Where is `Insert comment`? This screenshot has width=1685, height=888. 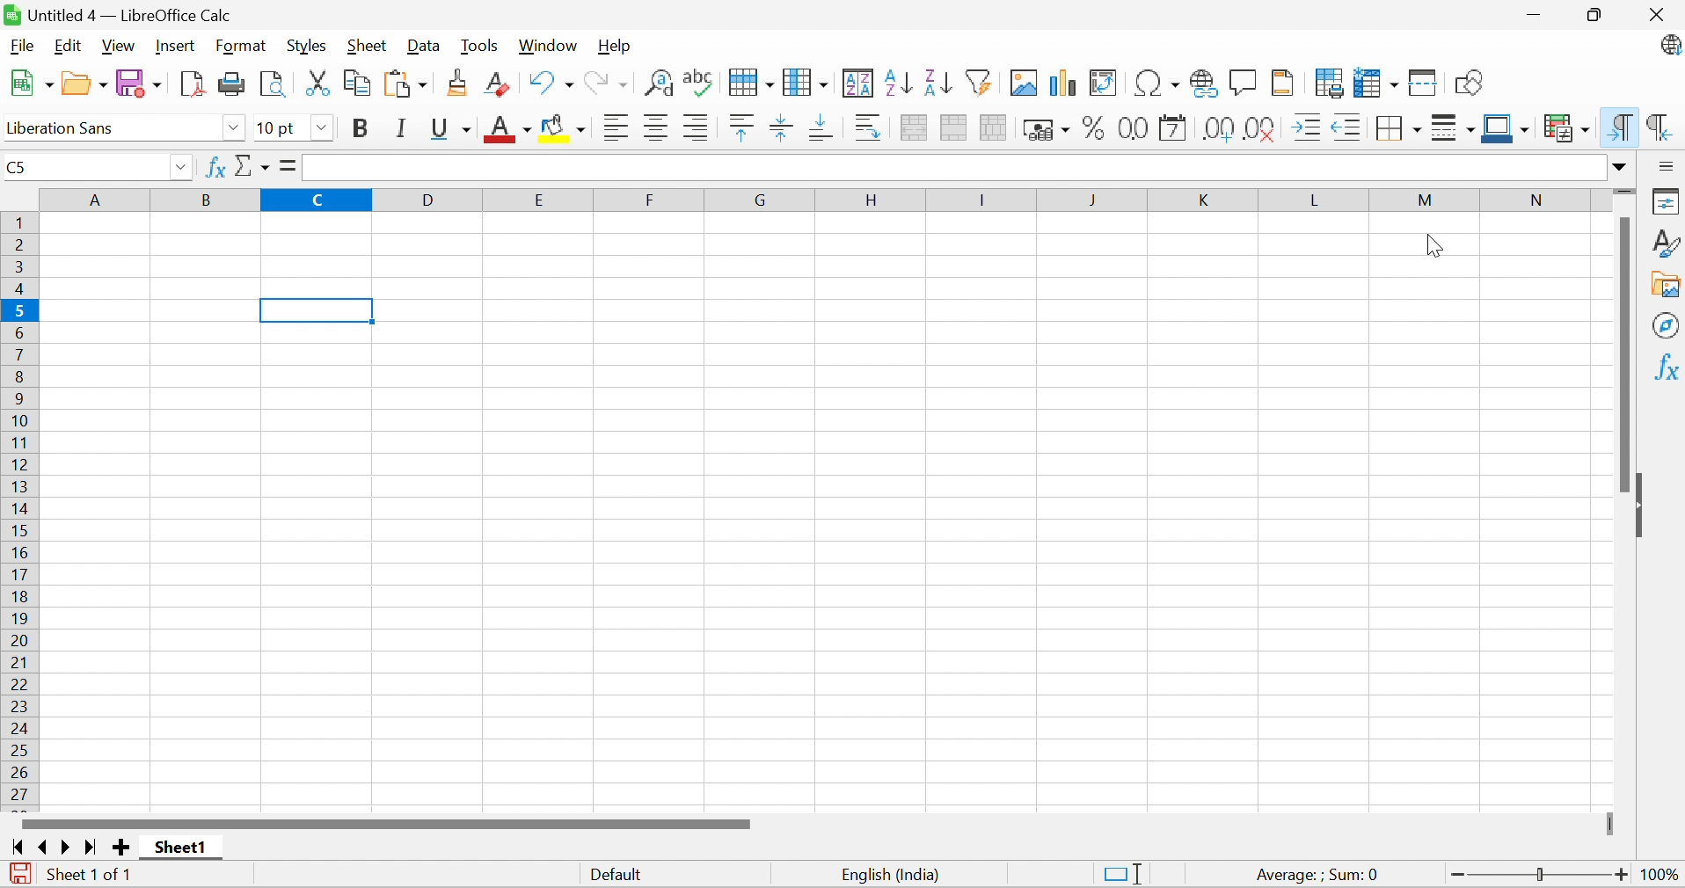
Insert comment is located at coordinates (1244, 84).